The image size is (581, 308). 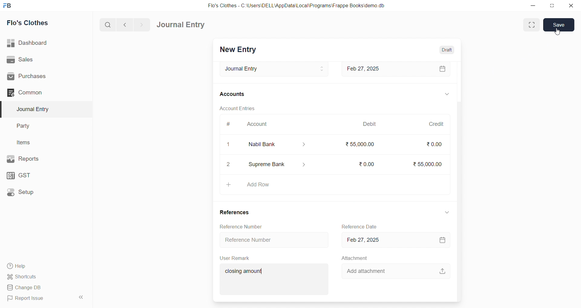 I want to click on Debit, so click(x=369, y=124).